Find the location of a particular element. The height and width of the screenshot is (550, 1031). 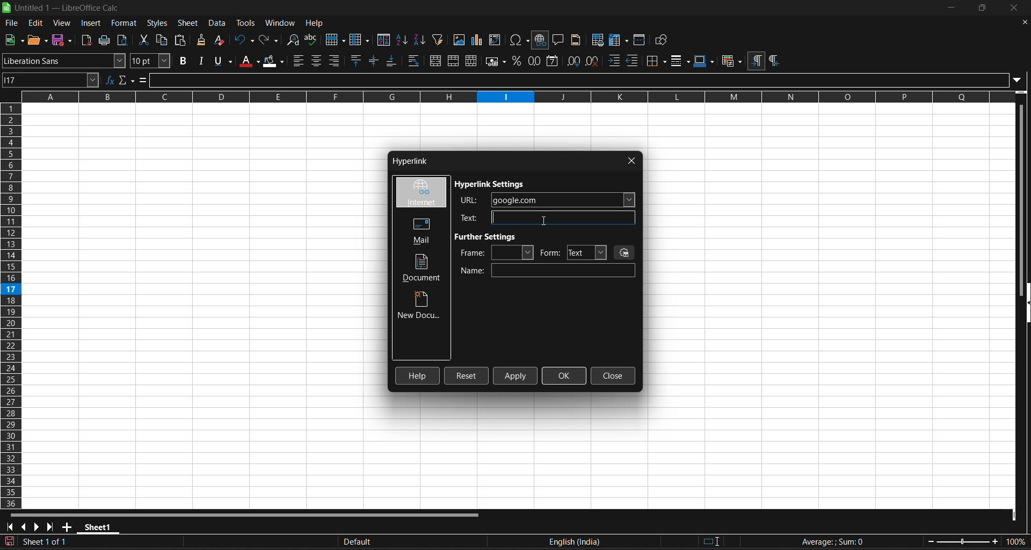

center vertically is located at coordinates (375, 60).